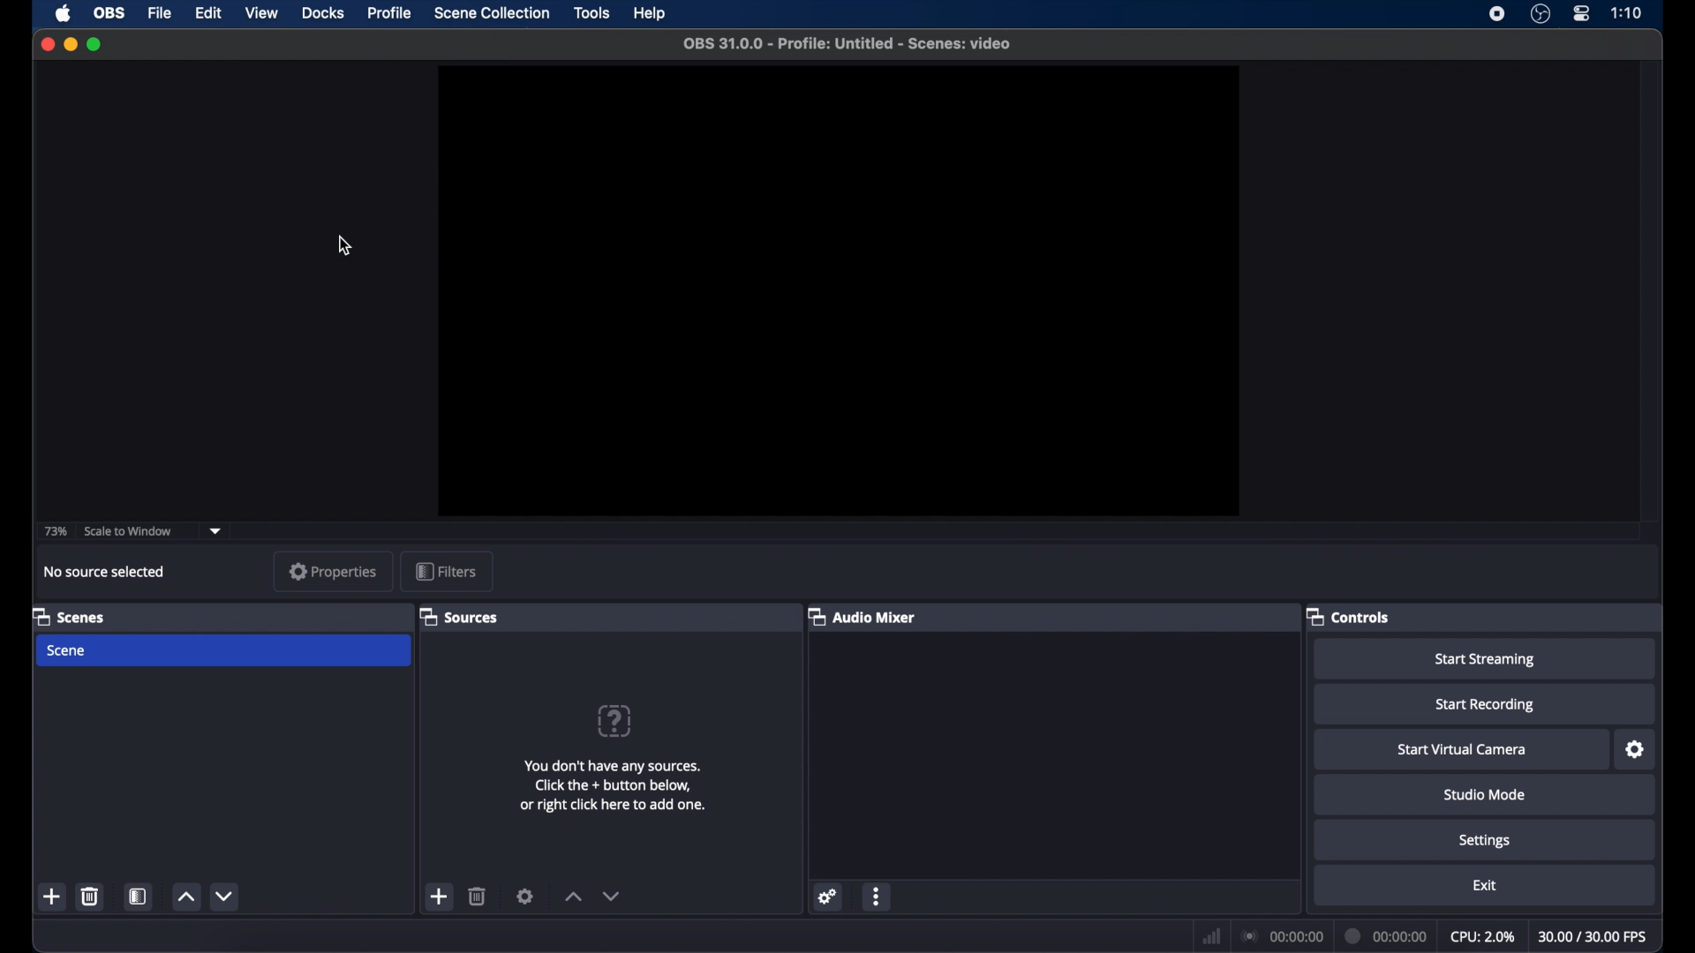  I want to click on more options, so click(875, 896).